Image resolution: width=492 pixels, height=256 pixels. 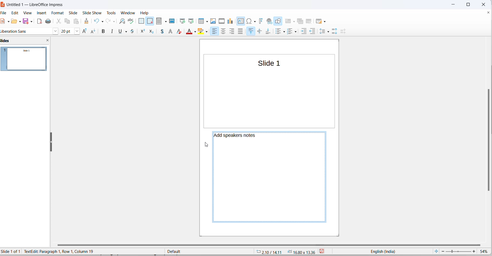 What do you see at coordinates (92, 13) in the screenshot?
I see `slide show` at bounding box center [92, 13].